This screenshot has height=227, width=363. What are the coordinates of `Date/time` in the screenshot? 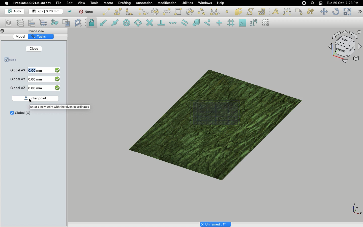 It's located at (343, 3).